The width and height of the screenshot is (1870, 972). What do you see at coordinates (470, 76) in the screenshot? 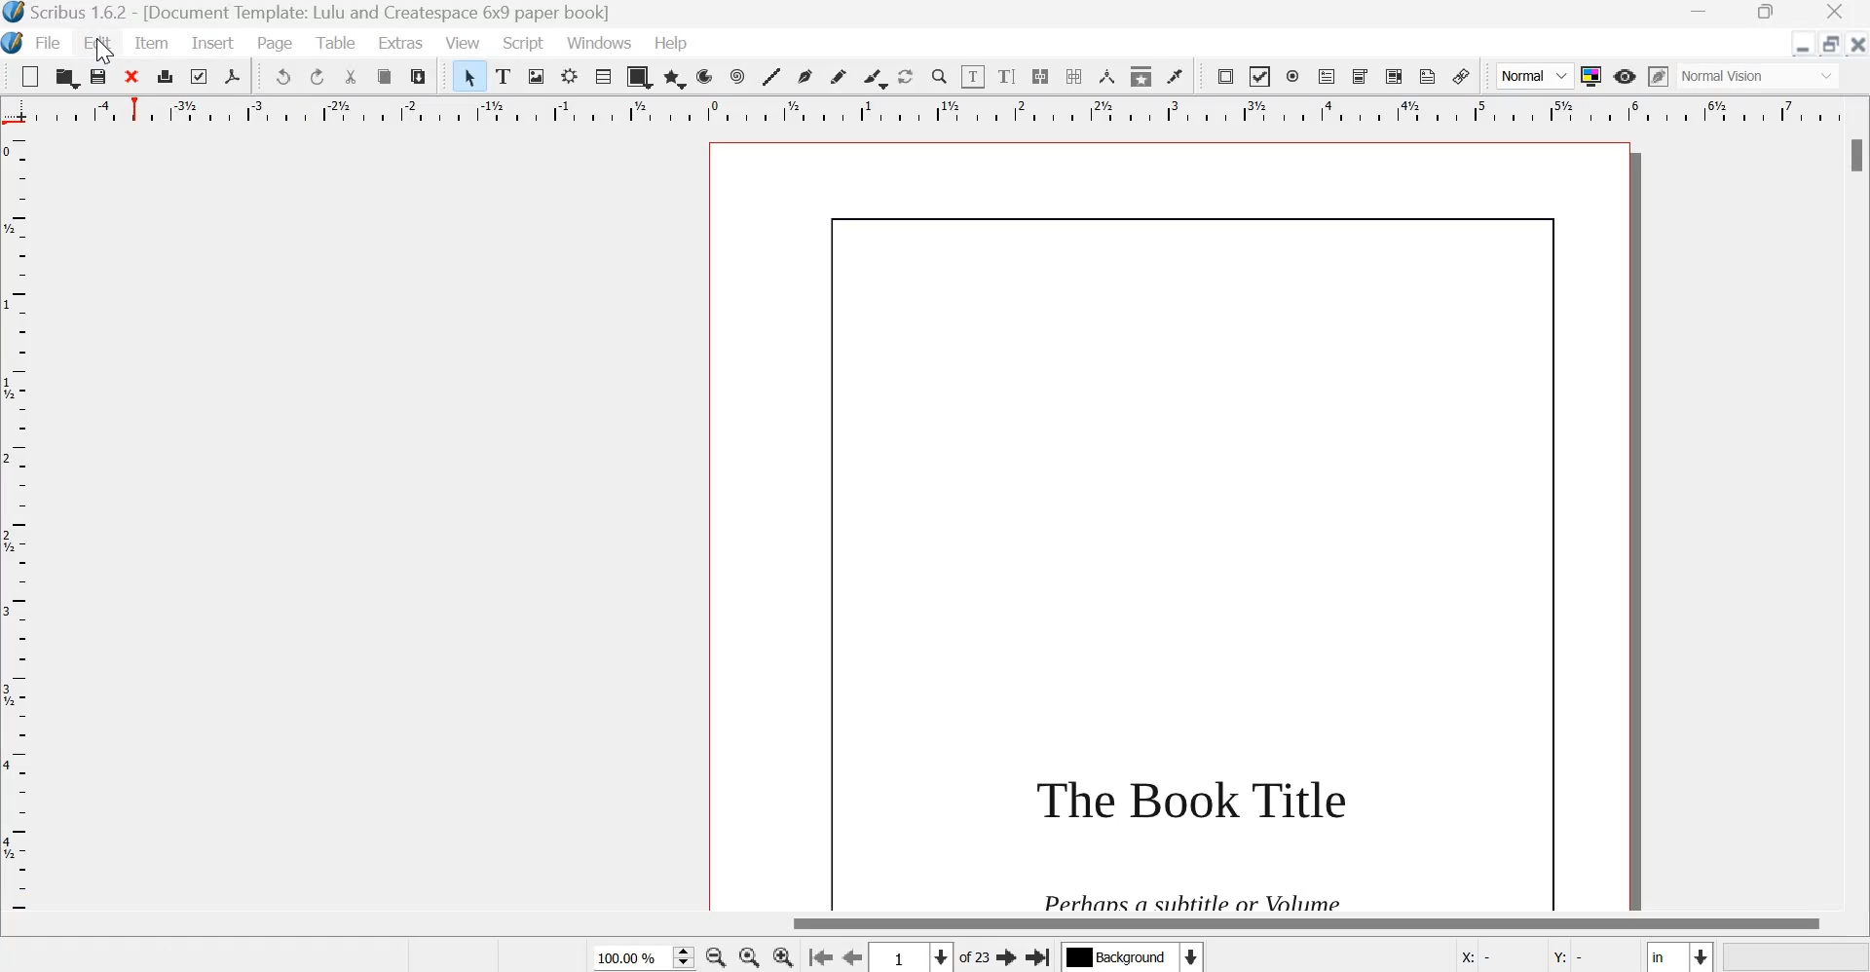
I see `Select item` at bounding box center [470, 76].